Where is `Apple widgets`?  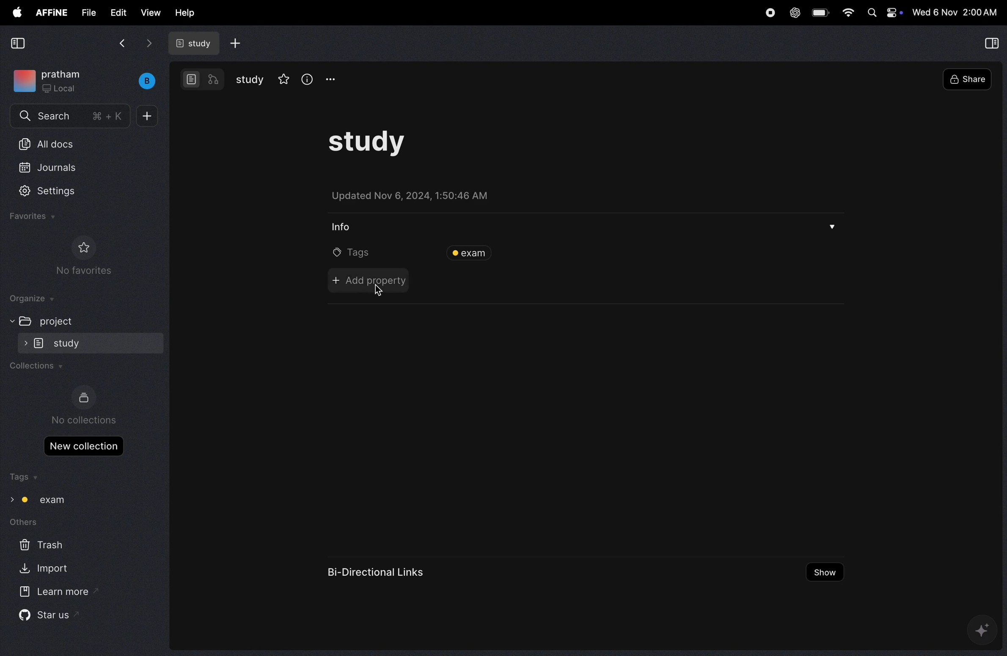 Apple widgets is located at coordinates (883, 14).